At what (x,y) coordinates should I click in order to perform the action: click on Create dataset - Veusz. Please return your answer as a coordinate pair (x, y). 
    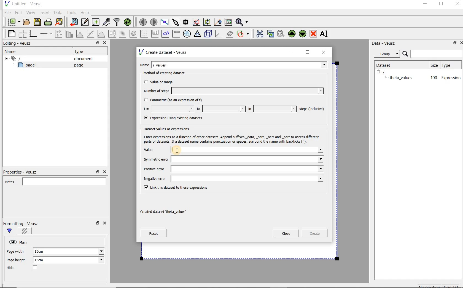
    Looking at the image, I should click on (164, 52).